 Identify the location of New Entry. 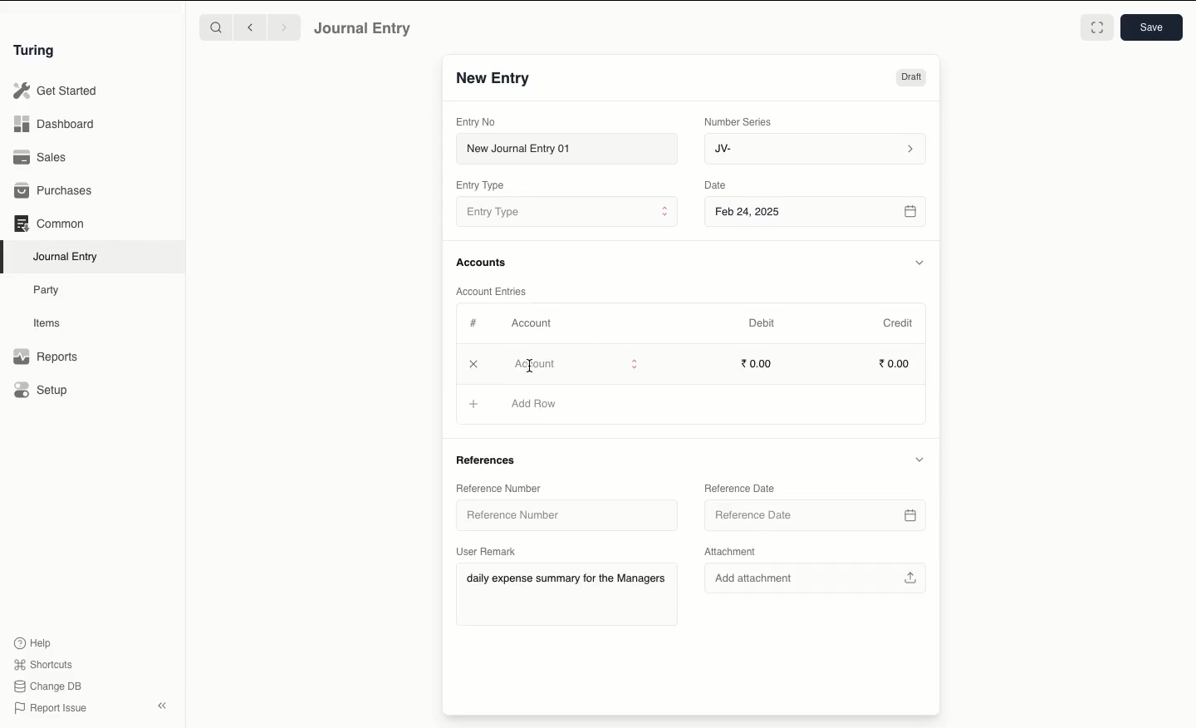
(494, 79).